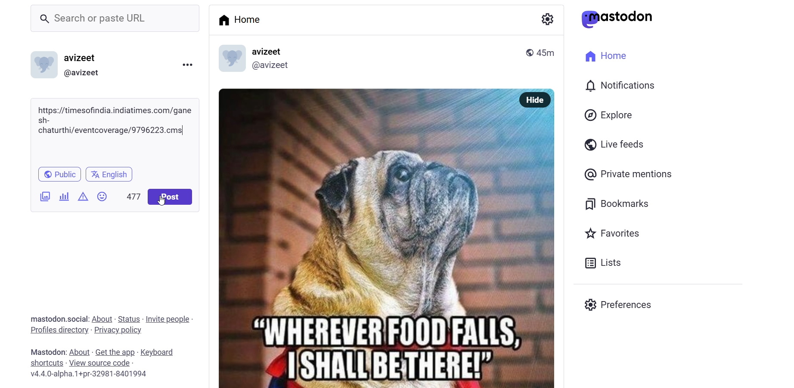  Describe the element at coordinates (629, 175) in the screenshot. I see `@ Private mentions` at that location.